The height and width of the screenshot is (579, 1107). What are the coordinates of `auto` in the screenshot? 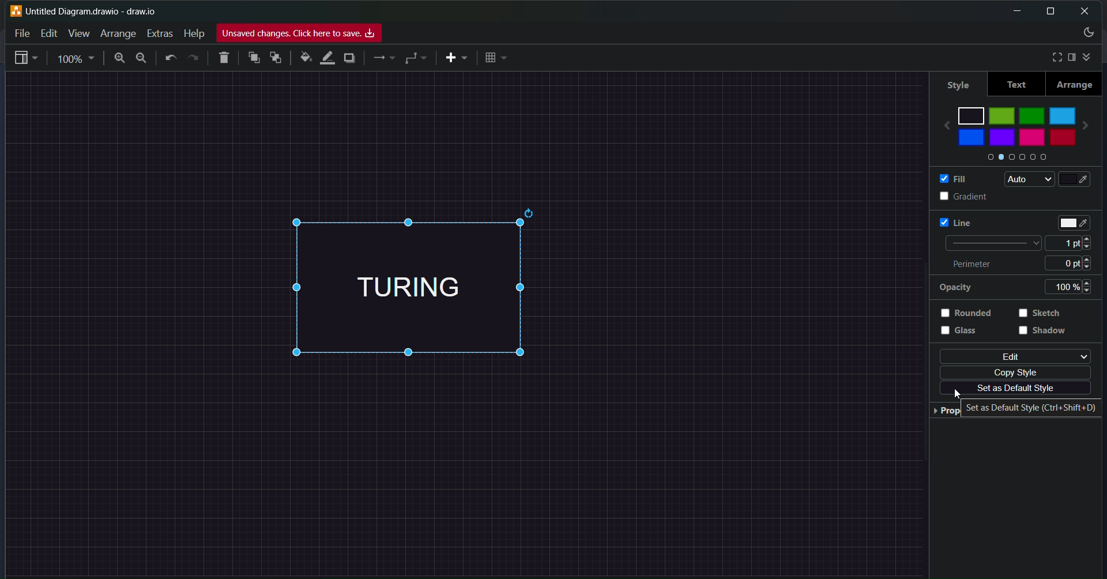 It's located at (1026, 179).